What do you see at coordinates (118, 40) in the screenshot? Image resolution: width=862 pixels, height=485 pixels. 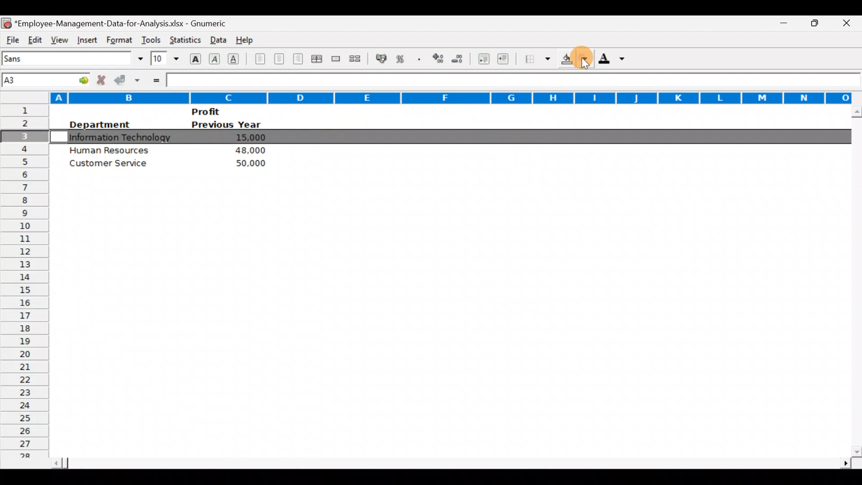 I see `Format` at bounding box center [118, 40].